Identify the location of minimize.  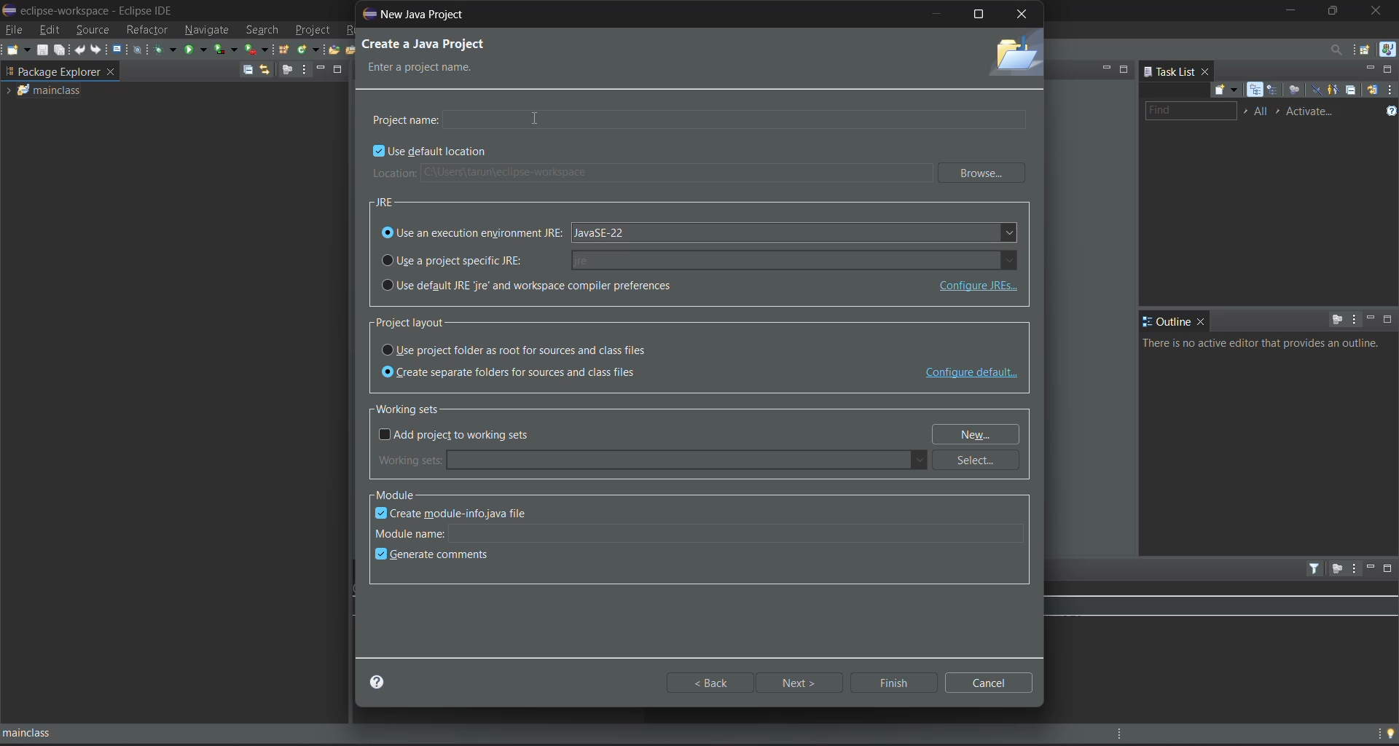
(1289, 12).